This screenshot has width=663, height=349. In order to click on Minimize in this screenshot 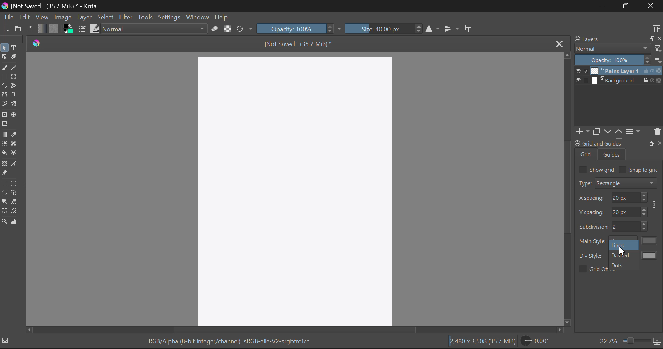, I will do `click(628, 6)`.